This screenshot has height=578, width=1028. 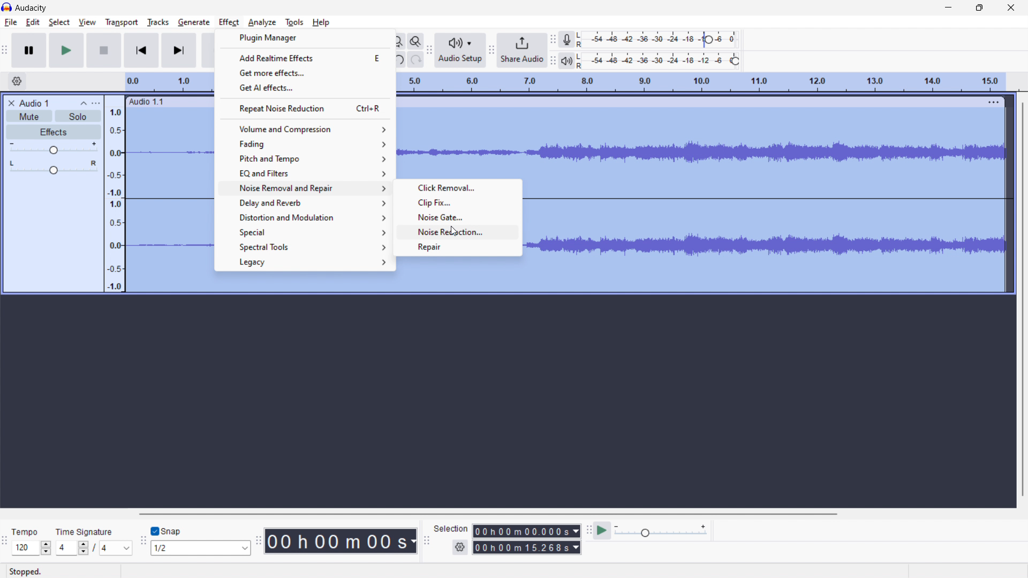 I want to click on noise removal and repair, so click(x=303, y=217).